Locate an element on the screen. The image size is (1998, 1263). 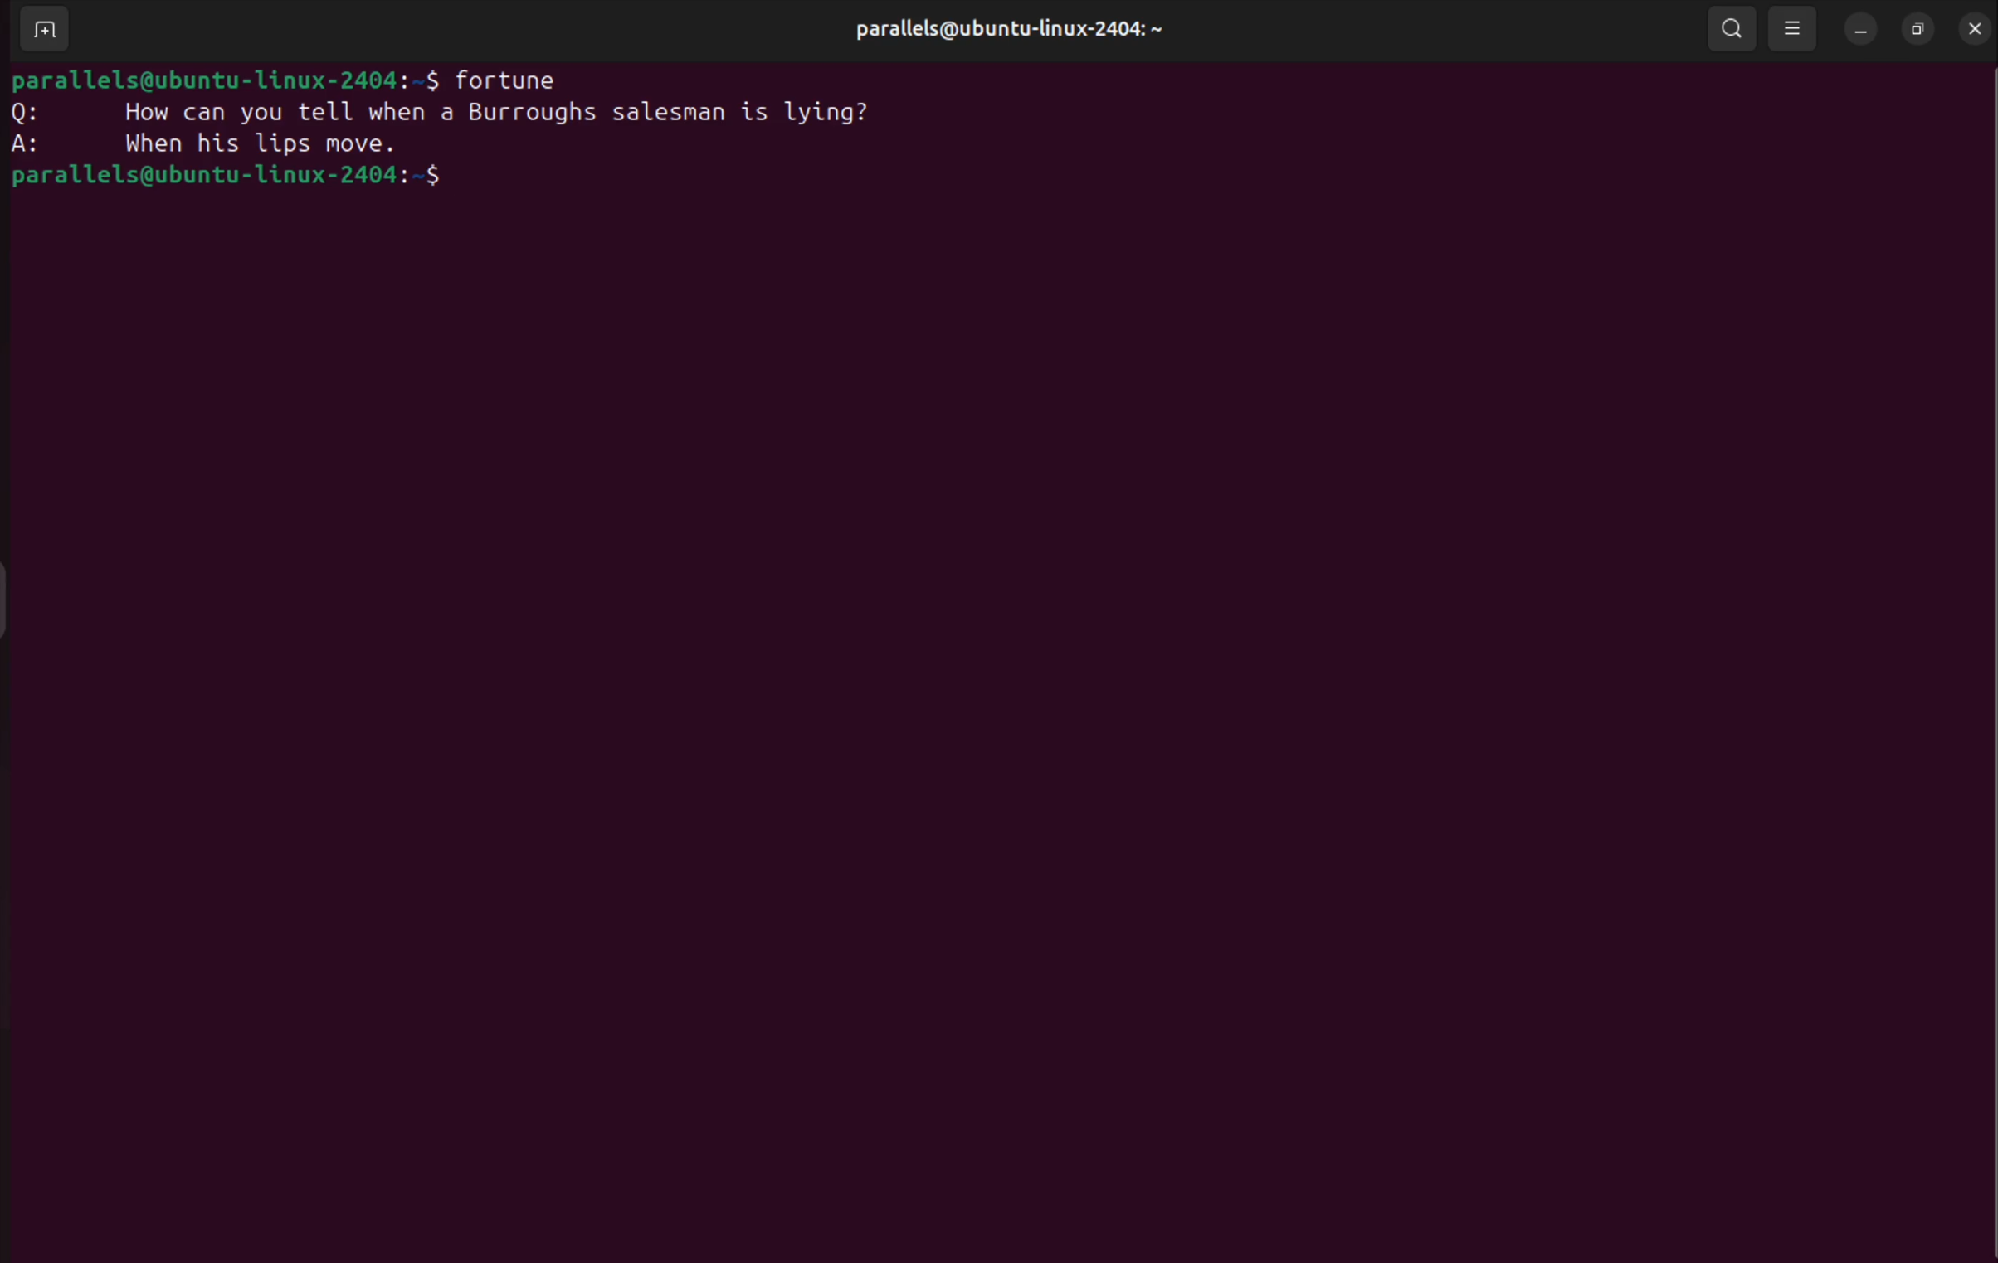
resize is located at coordinates (1915, 30).